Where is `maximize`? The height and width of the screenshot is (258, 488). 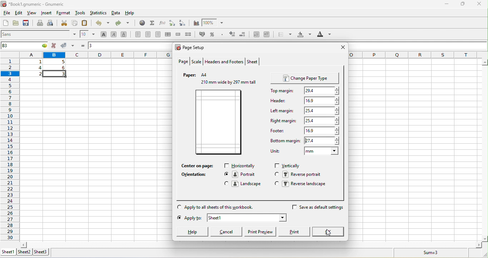
maximize is located at coordinates (461, 4).